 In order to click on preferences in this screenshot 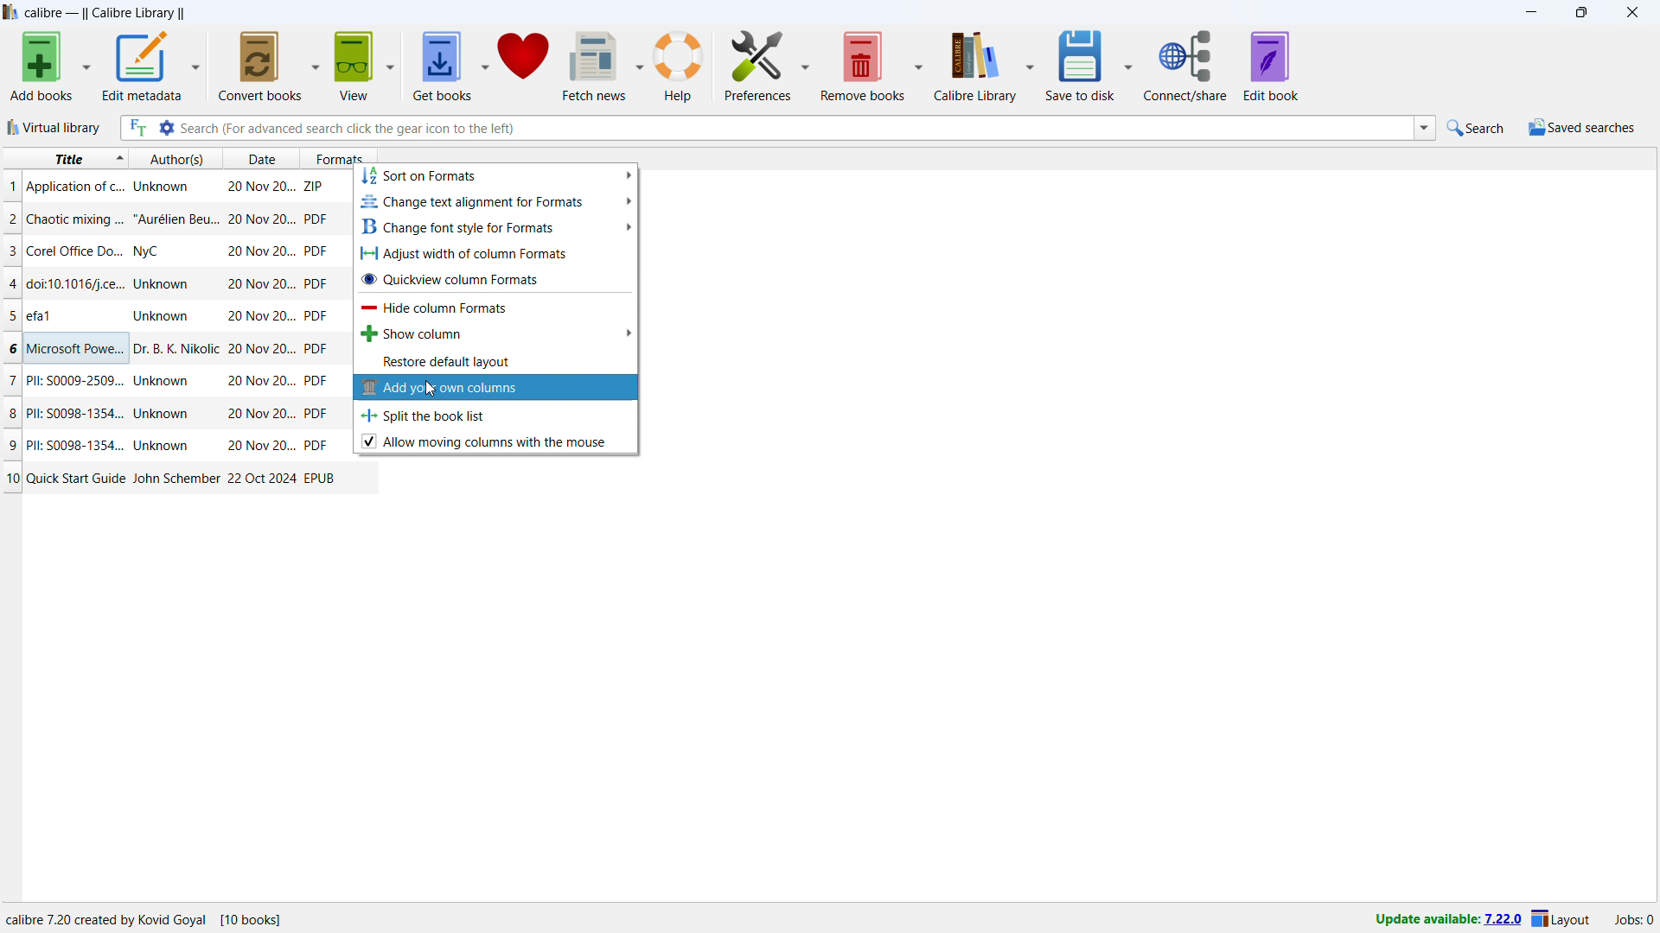, I will do `click(757, 67)`.